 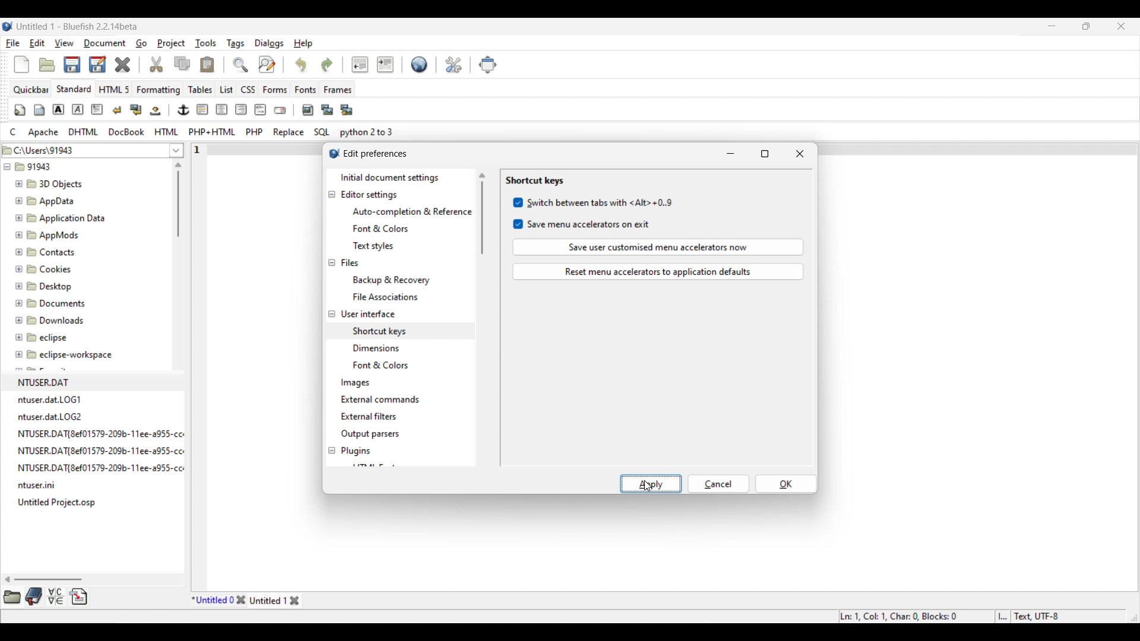 What do you see at coordinates (48, 382) in the screenshot?
I see `NTUSER.DAT` at bounding box center [48, 382].